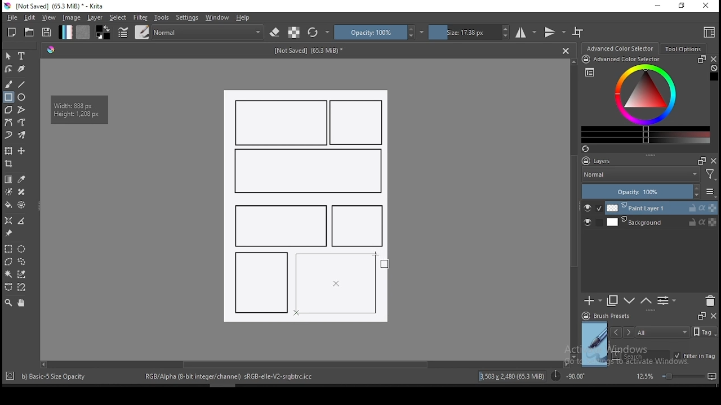  What do you see at coordinates (20, 303) in the screenshot?
I see `pan tool` at bounding box center [20, 303].